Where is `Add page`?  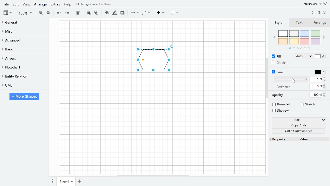
Add page is located at coordinates (79, 181).